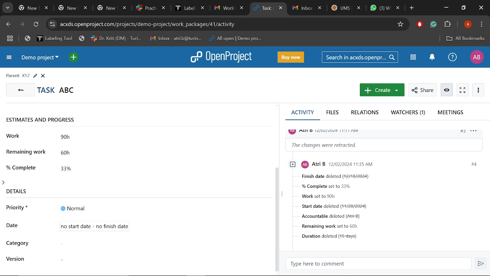  Describe the element at coordinates (302, 114) in the screenshot. I see `Activity` at that location.